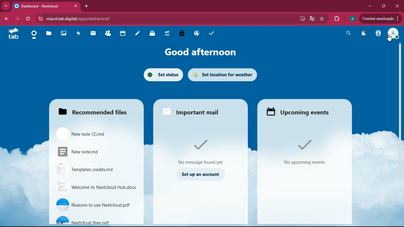 This screenshot has height=227, width=404. Describe the element at coordinates (226, 73) in the screenshot. I see `set location for weather` at that location.